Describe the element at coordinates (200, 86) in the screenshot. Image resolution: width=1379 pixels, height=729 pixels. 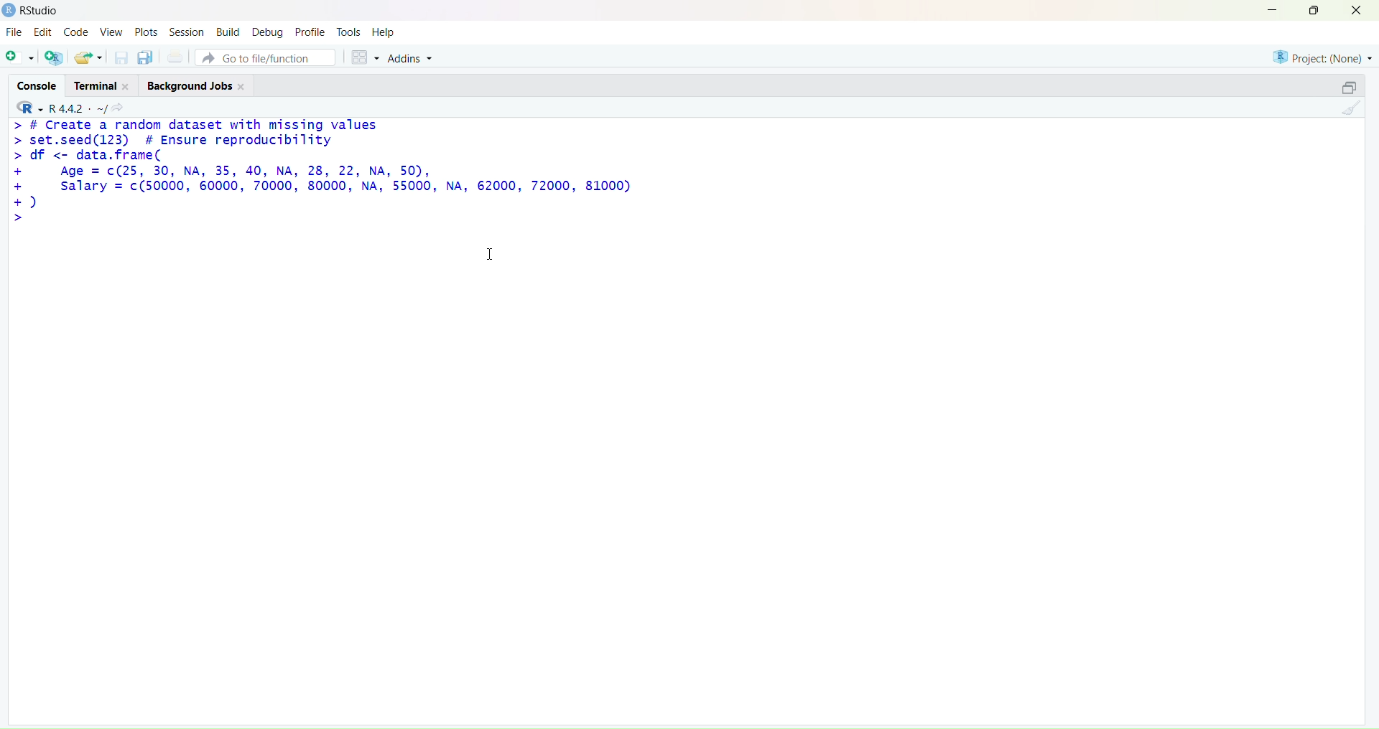
I see `background jobs` at that location.